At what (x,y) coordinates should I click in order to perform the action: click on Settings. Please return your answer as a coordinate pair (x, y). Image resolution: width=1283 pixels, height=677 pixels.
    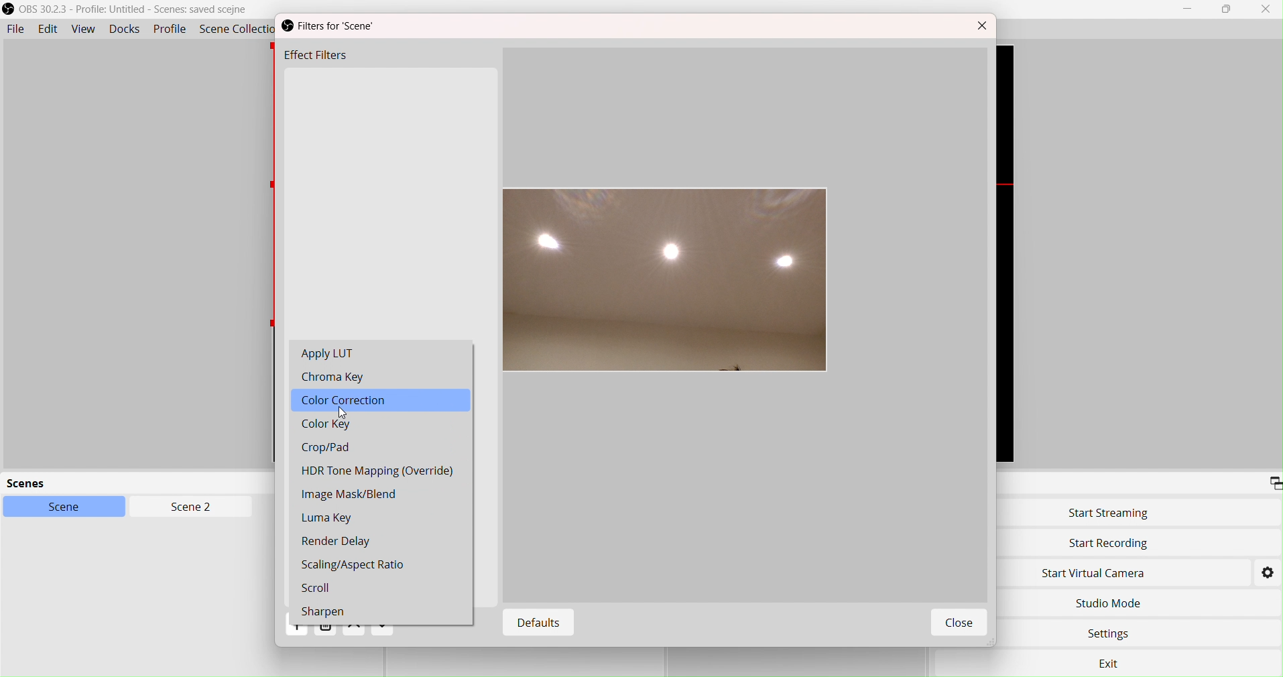
    Looking at the image, I should click on (1268, 572).